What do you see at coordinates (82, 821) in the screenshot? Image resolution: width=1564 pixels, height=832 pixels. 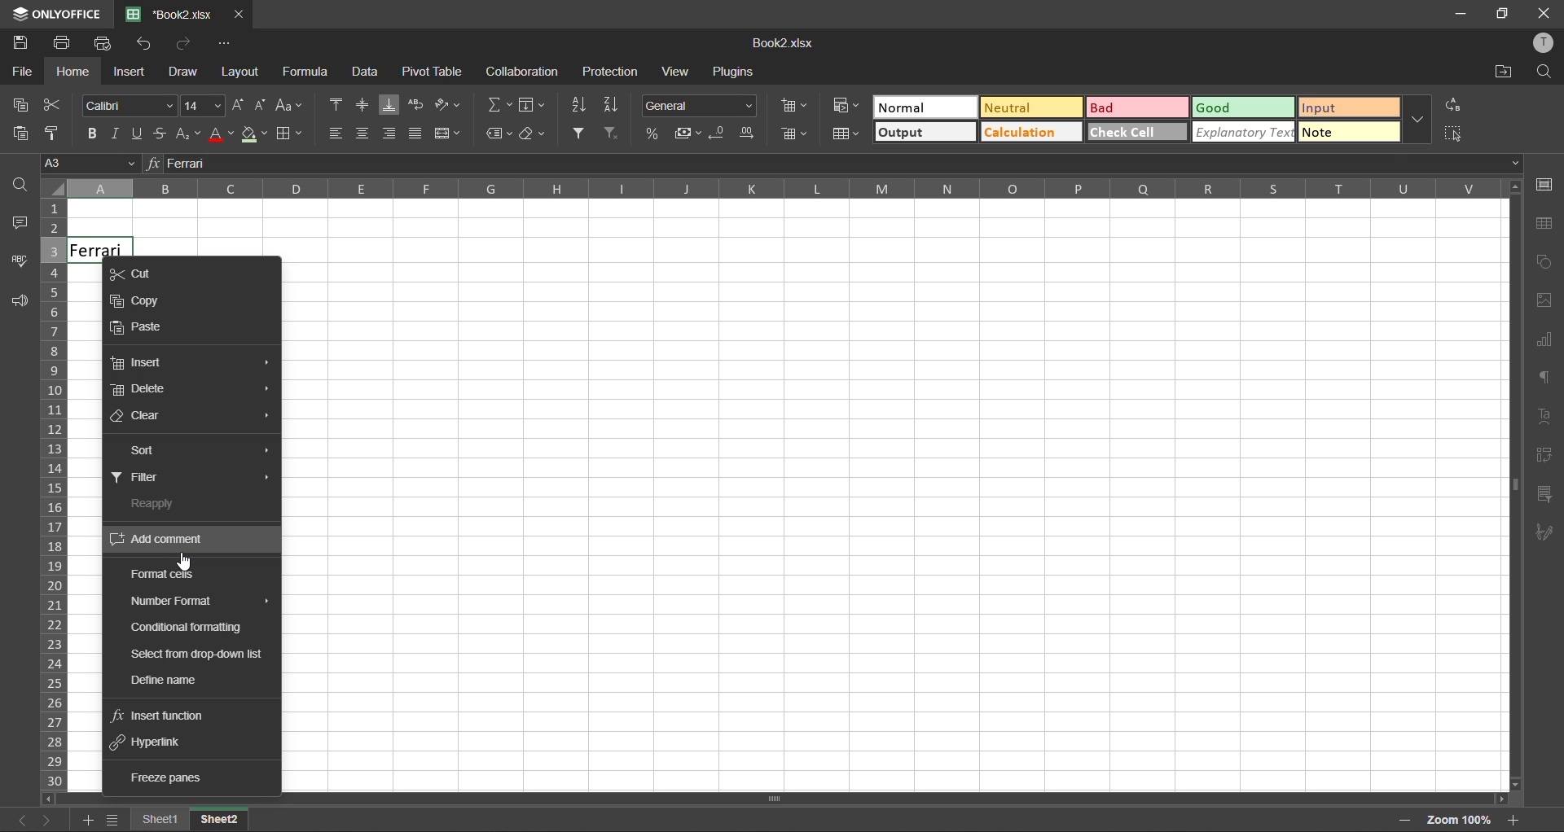 I see `add sheet` at bounding box center [82, 821].